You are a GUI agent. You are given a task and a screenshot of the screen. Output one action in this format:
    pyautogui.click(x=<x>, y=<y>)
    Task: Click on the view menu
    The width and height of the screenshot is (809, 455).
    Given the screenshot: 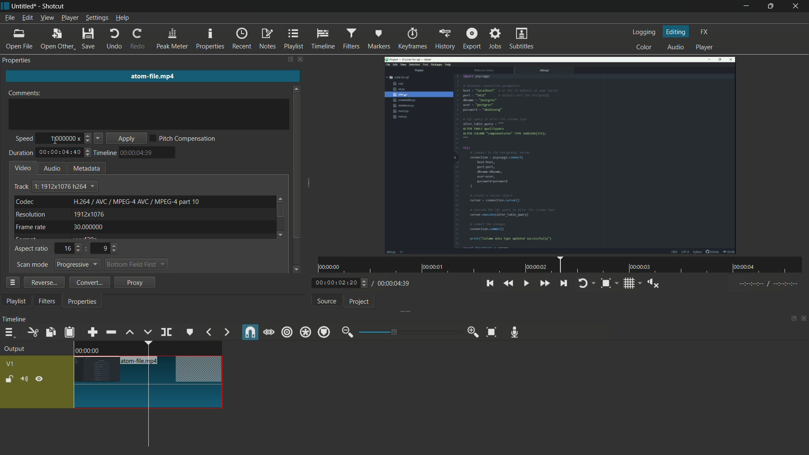 What is the action you would take?
    pyautogui.click(x=48, y=18)
    